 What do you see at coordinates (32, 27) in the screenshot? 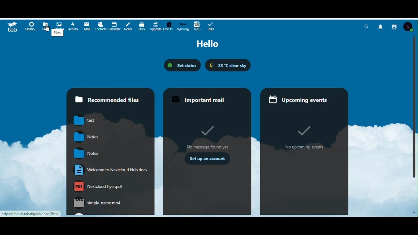
I see `Dashboard` at bounding box center [32, 27].